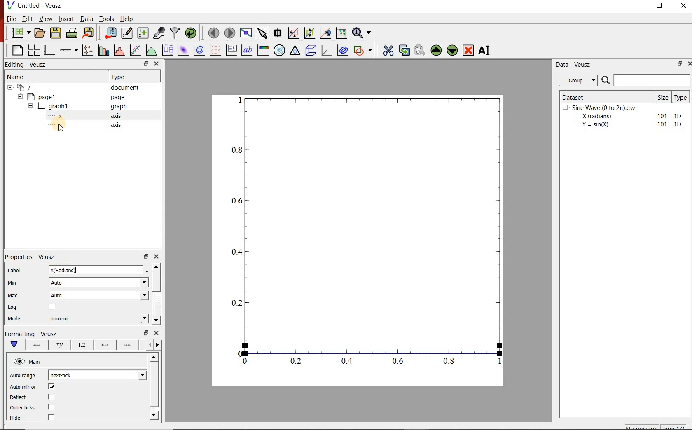 Image resolution: width=692 pixels, height=430 pixels. What do you see at coordinates (156, 320) in the screenshot?
I see `Down` at bounding box center [156, 320].